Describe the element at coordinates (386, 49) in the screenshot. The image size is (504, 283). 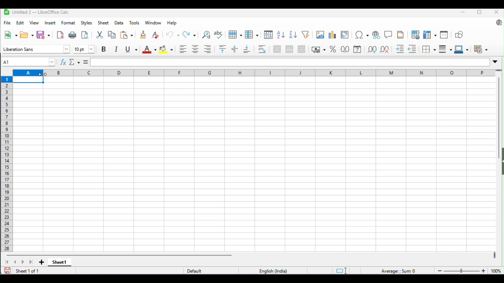
I see `remove decimal place` at that location.